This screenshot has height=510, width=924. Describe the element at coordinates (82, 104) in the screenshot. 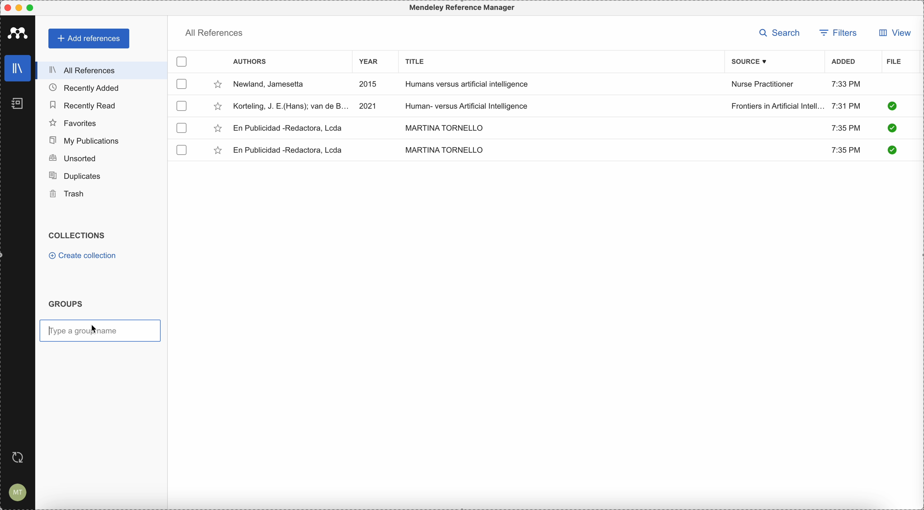

I see `recently read` at that location.